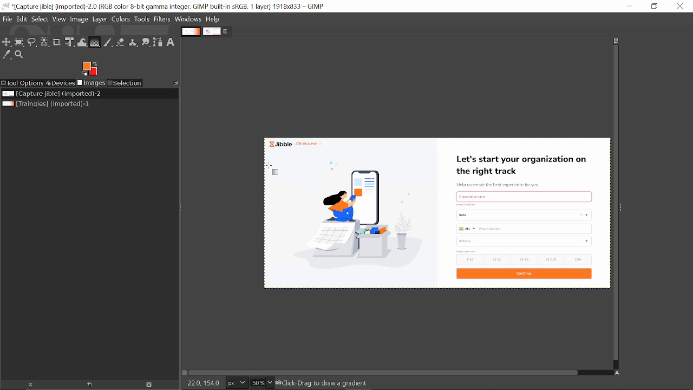 This screenshot has width=693, height=390. Describe the element at coordinates (384, 373) in the screenshot. I see `Horizontal scrollbar` at that location.